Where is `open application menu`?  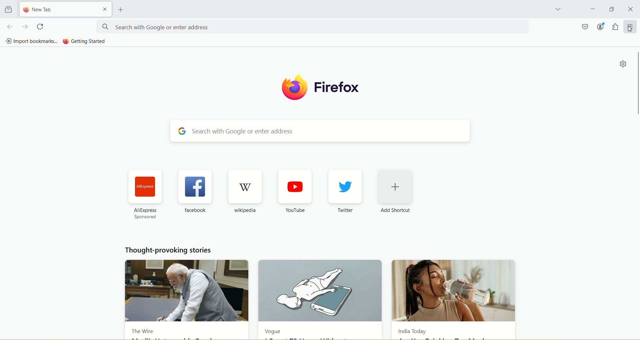 open application menu is located at coordinates (630, 26).